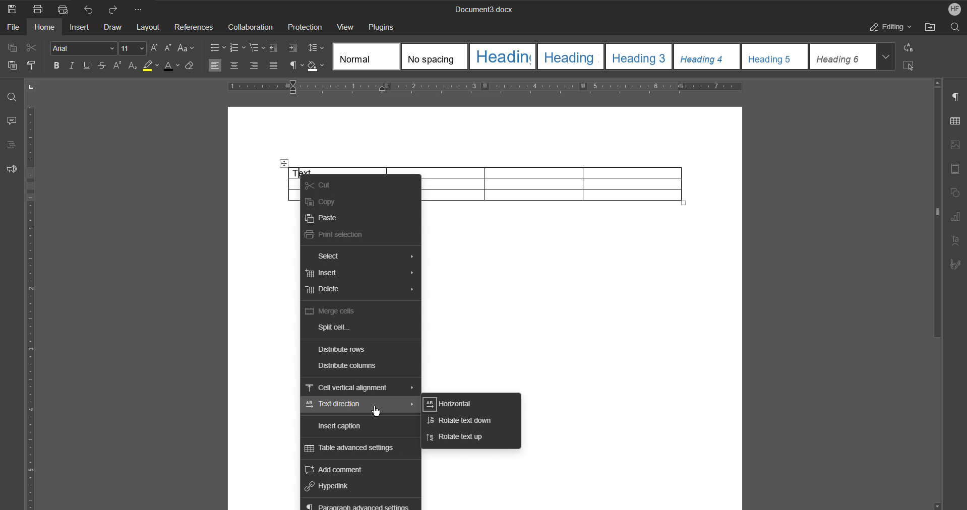 This screenshot has width=967, height=510. I want to click on Text direction, so click(338, 405).